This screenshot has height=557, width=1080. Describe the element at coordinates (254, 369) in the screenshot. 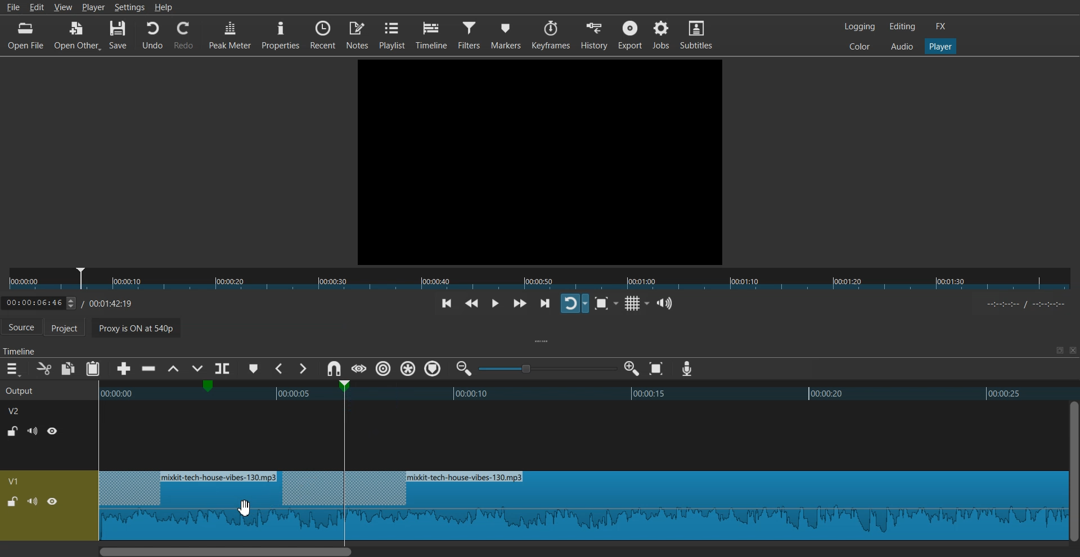

I see `Add marker` at that location.